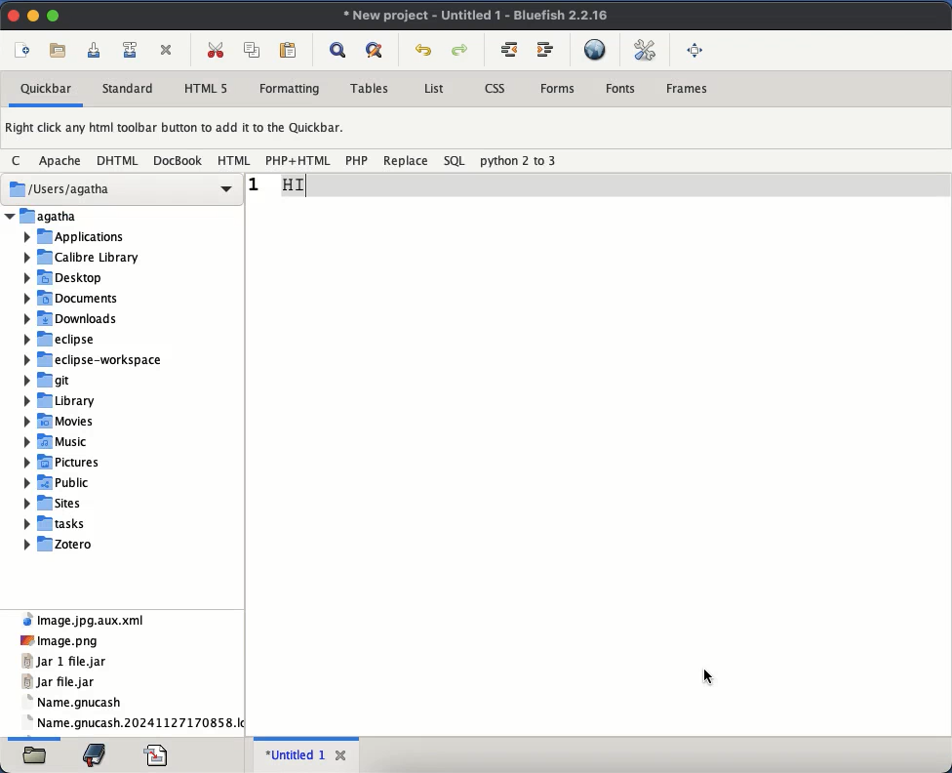 The image size is (952, 773). What do you see at coordinates (376, 49) in the screenshot?
I see `advanced find and replace` at bounding box center [376, 49].